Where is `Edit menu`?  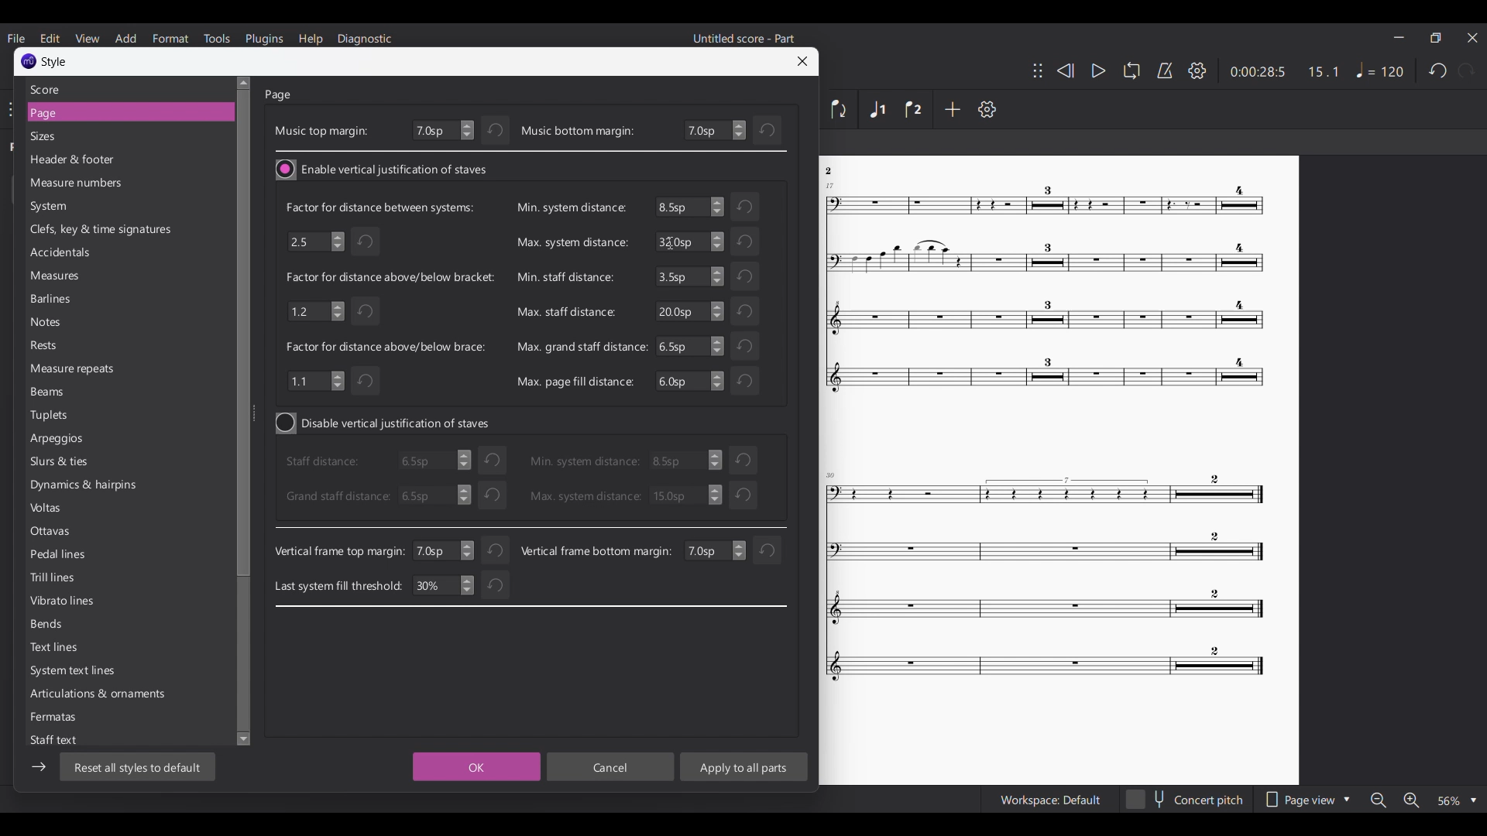 Edit menu is located at coordinates (50, 37).